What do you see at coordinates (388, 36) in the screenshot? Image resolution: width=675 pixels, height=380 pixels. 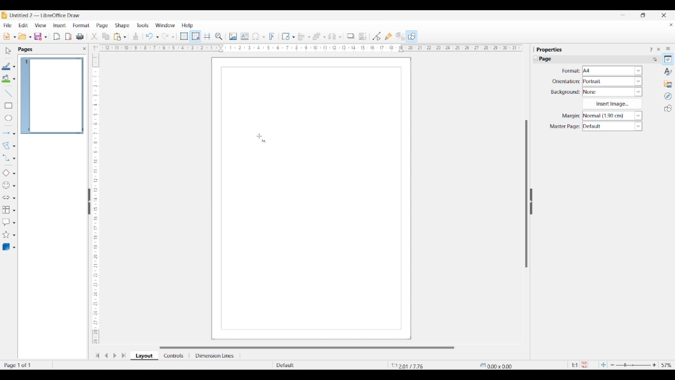 I see `Show gluepoint options` at bounding box center [388, 36].